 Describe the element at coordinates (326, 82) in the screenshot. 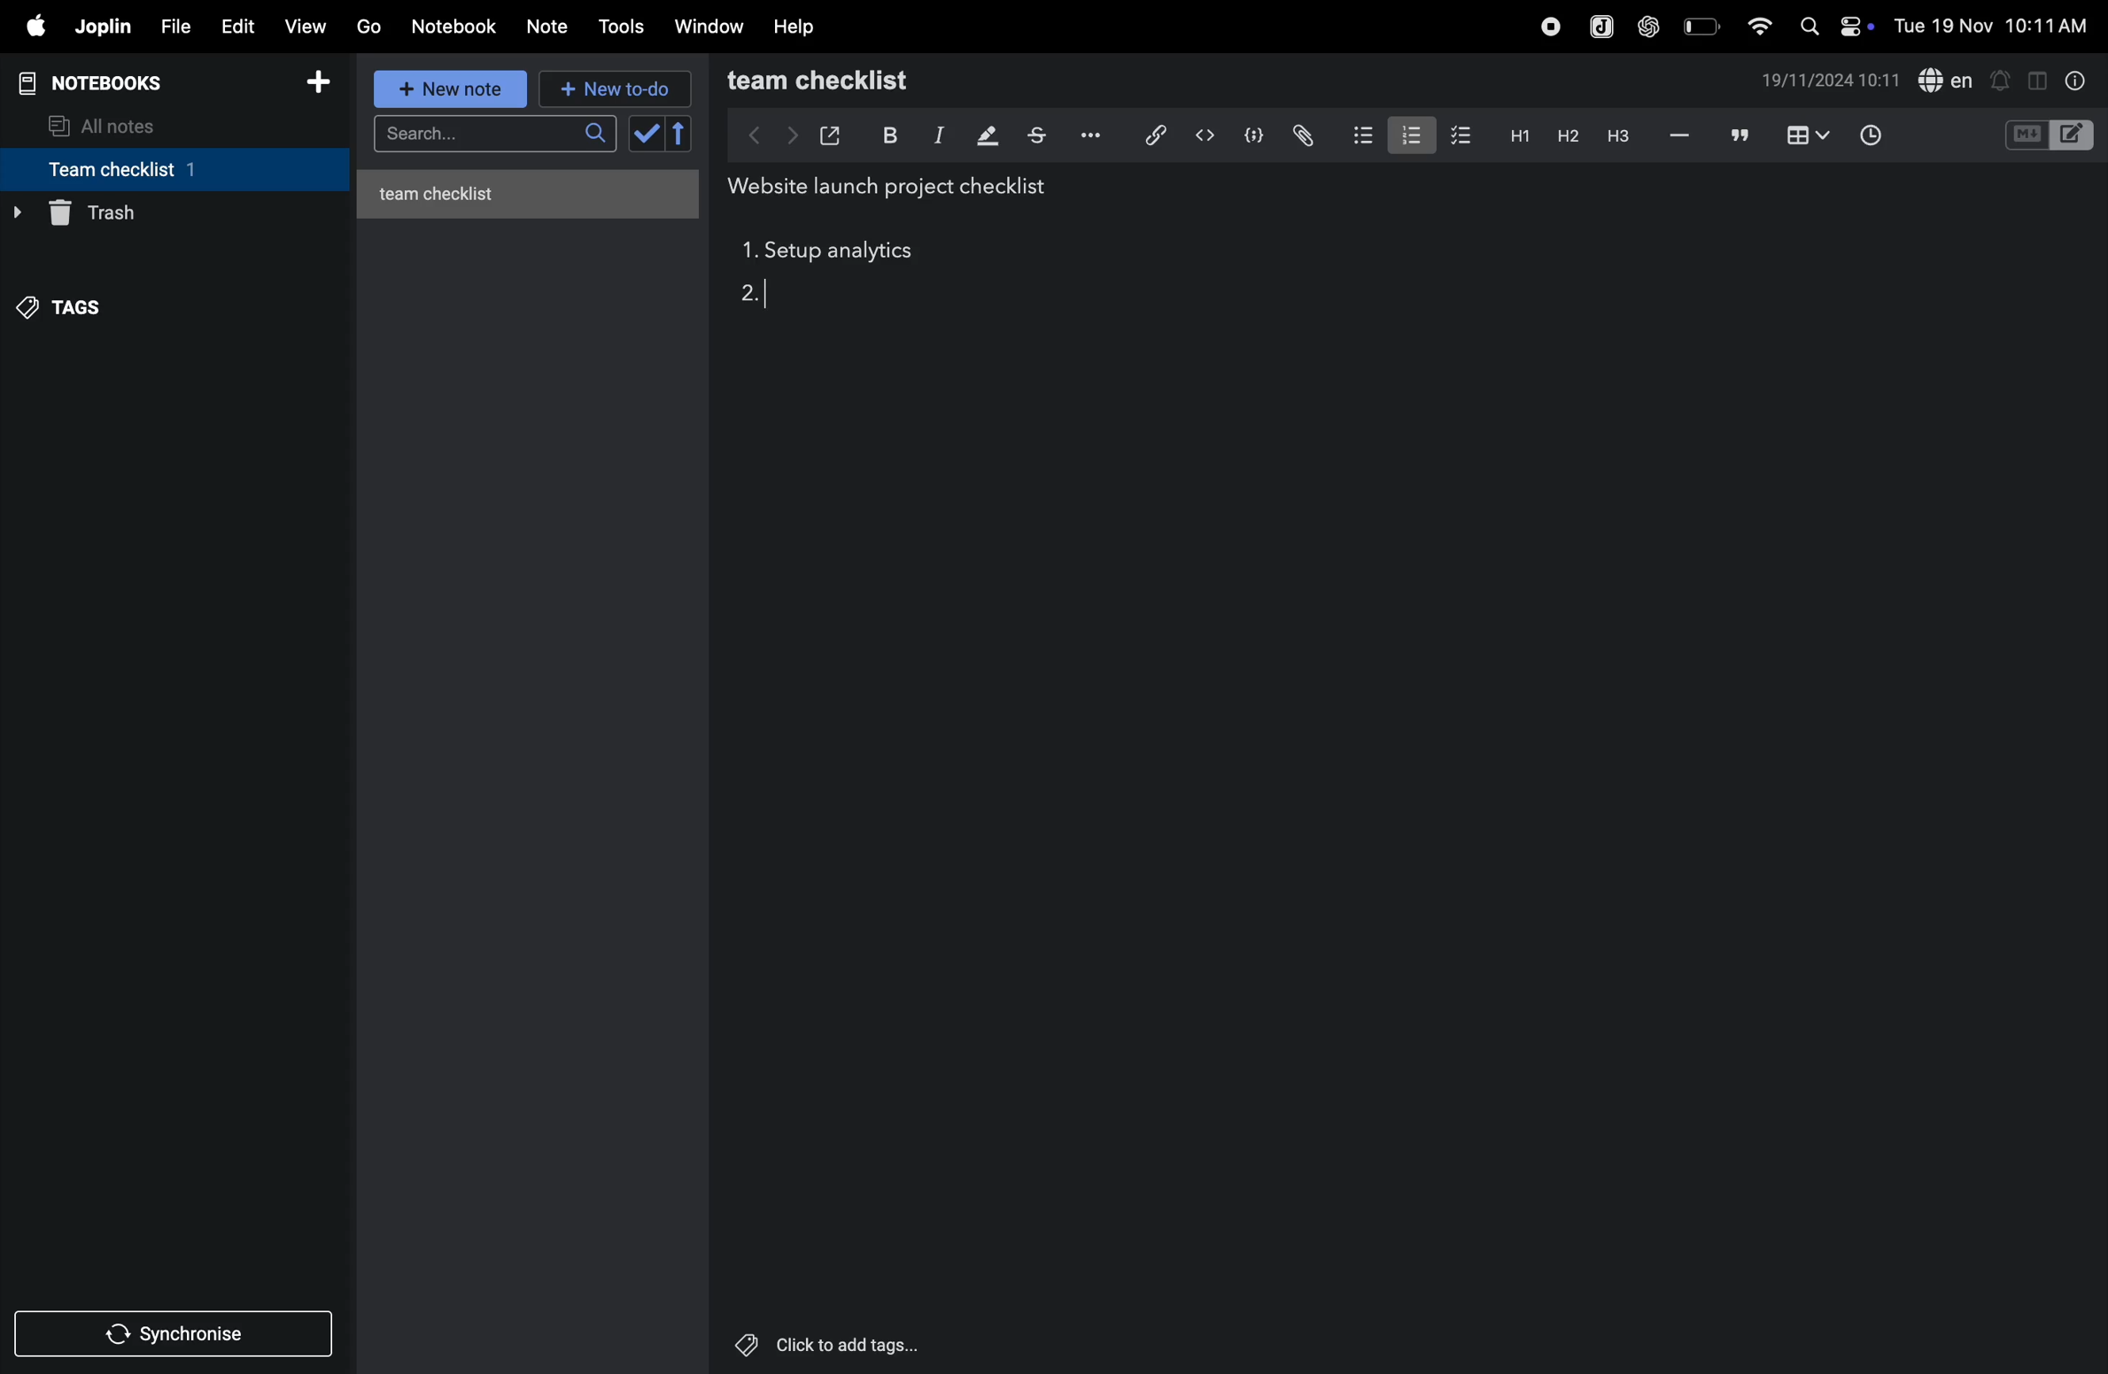

I see `add` at that location.